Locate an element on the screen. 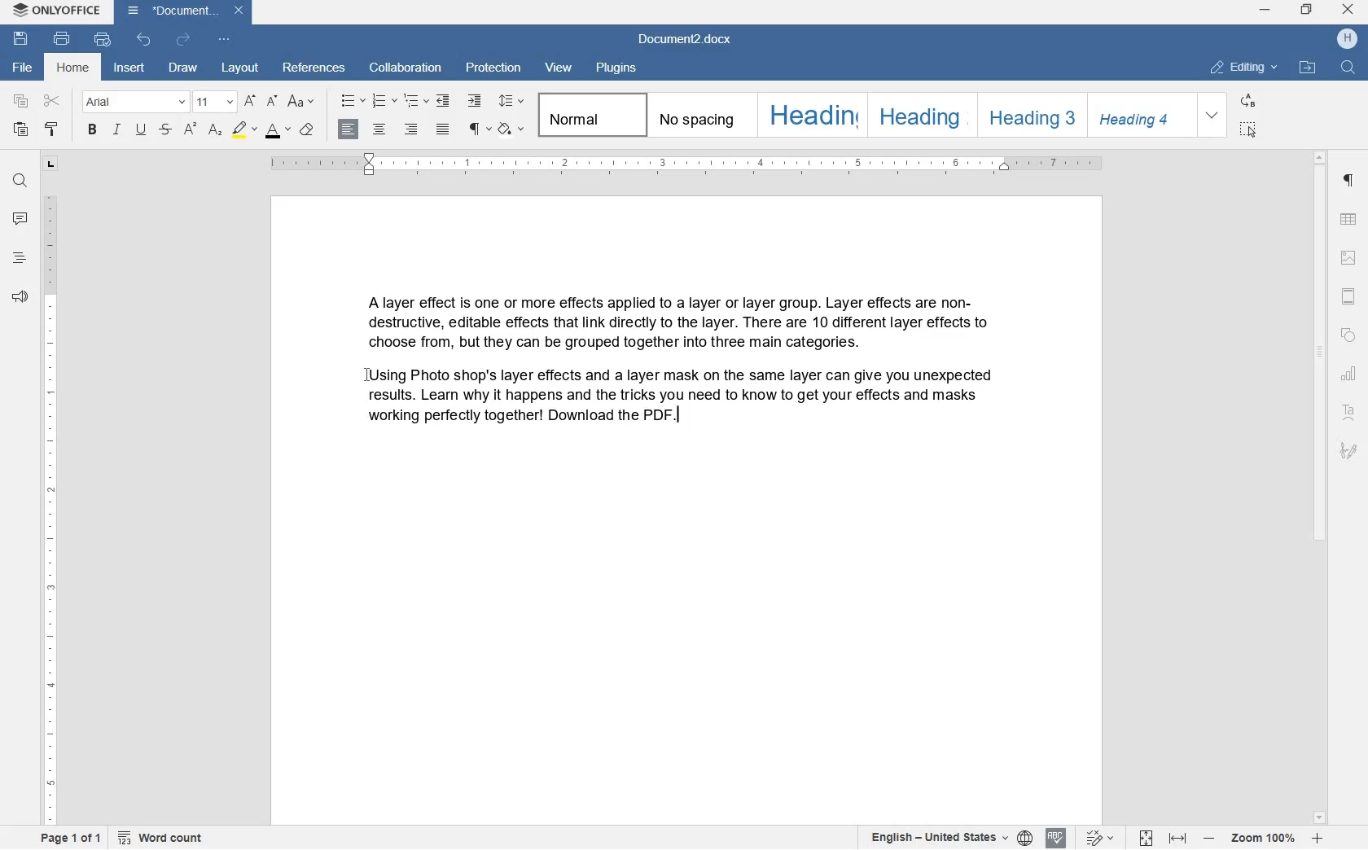 The height and width of the screenshot is (850, 1368). NO SPACING is located at coordinates (696, 116).